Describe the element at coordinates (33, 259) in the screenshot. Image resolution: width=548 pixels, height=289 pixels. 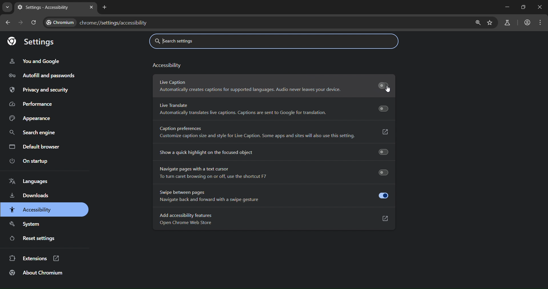
I see `extensions` at that location.